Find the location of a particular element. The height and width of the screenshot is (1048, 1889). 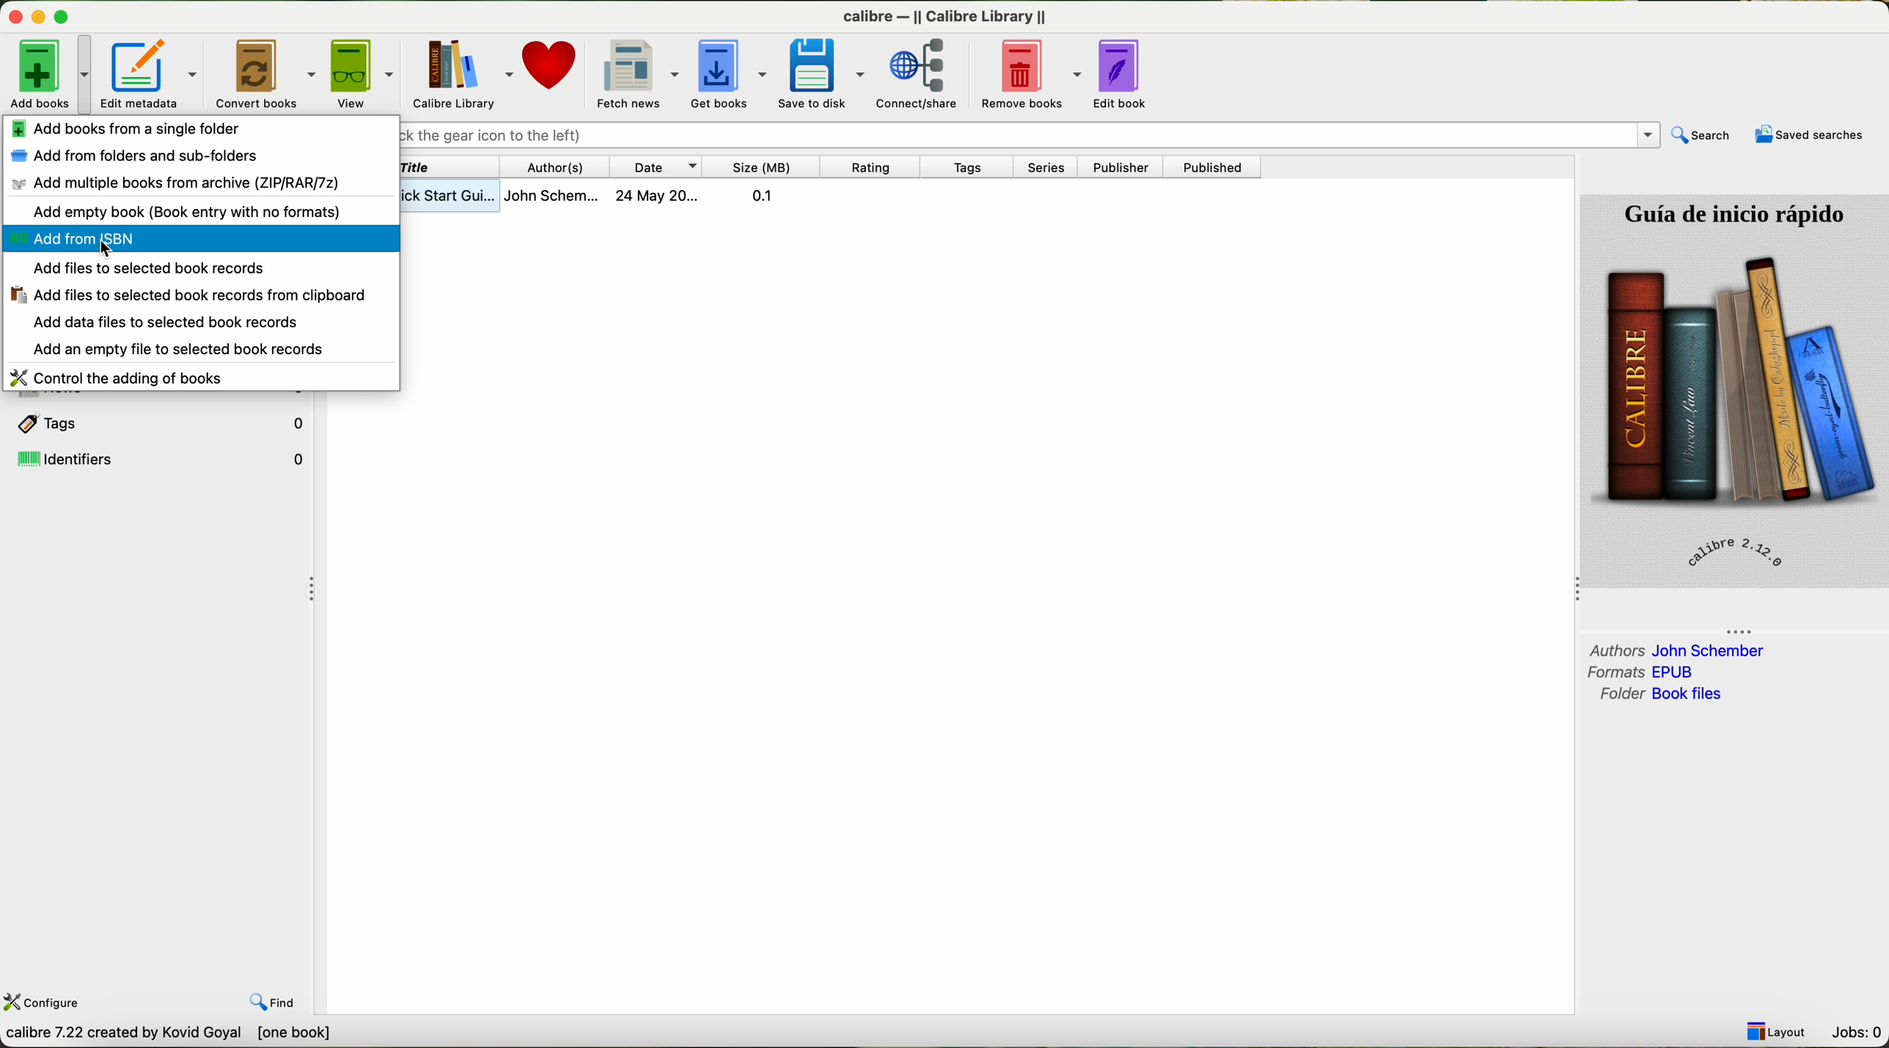

layout is located at coordinates (1777, 1030).